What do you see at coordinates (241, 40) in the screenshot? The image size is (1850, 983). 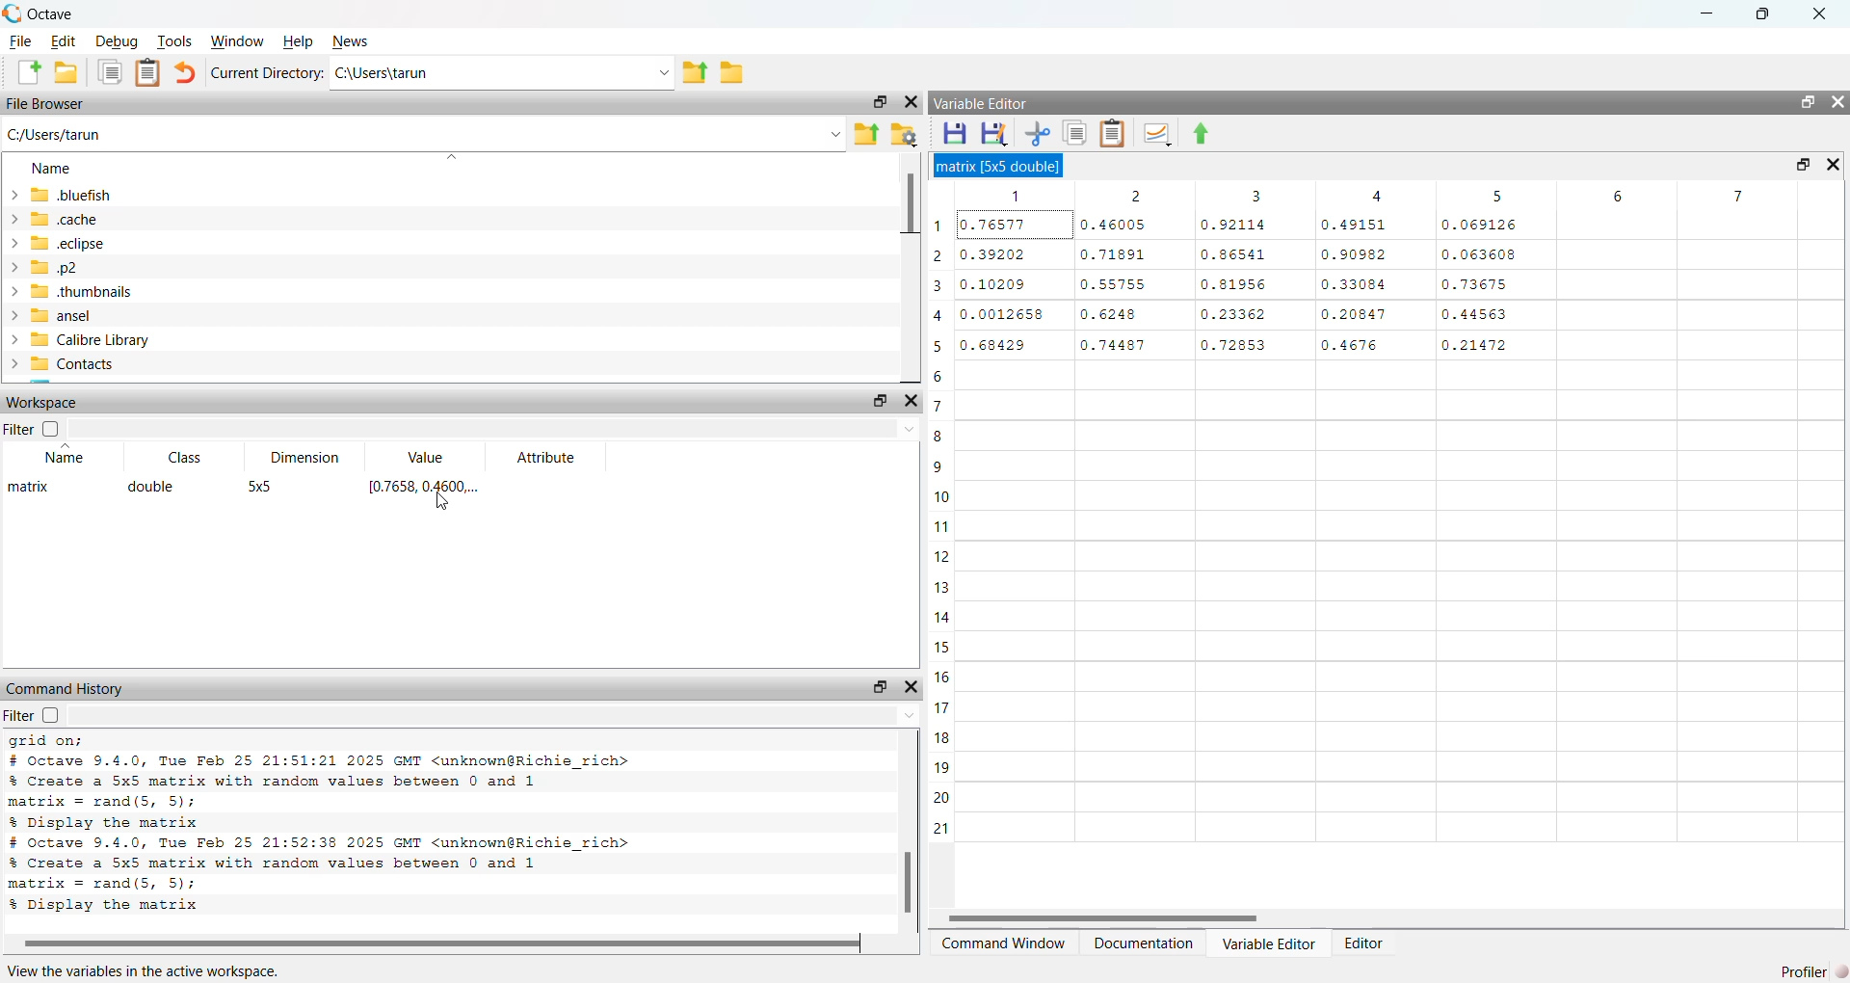 I see `Window` at bounding box center [241, 40].